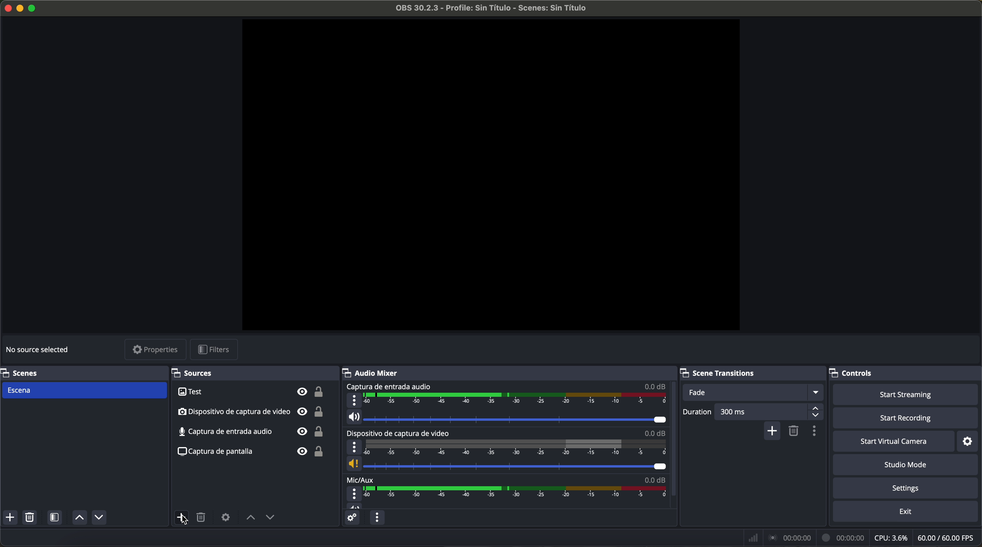 The width and height of the screenshot is (982, 547). I want to click on timeline, so click(517, 401).